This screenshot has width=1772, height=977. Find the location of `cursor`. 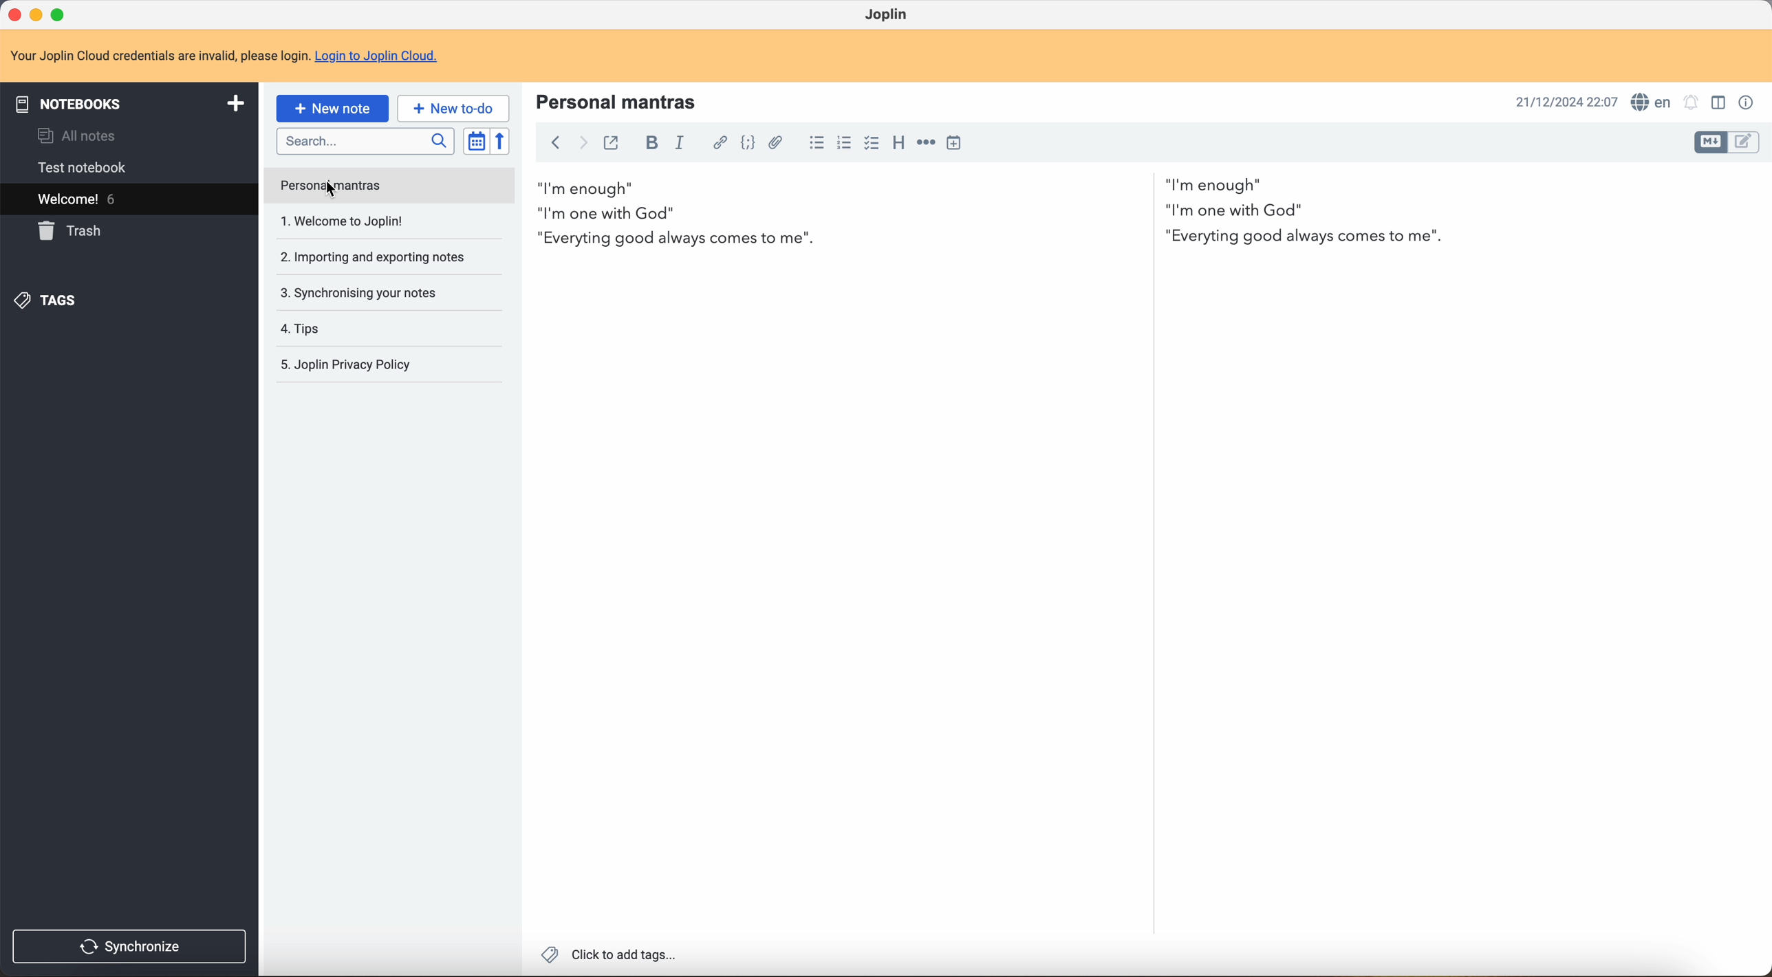

cursor is located at coordinates (328, 195).